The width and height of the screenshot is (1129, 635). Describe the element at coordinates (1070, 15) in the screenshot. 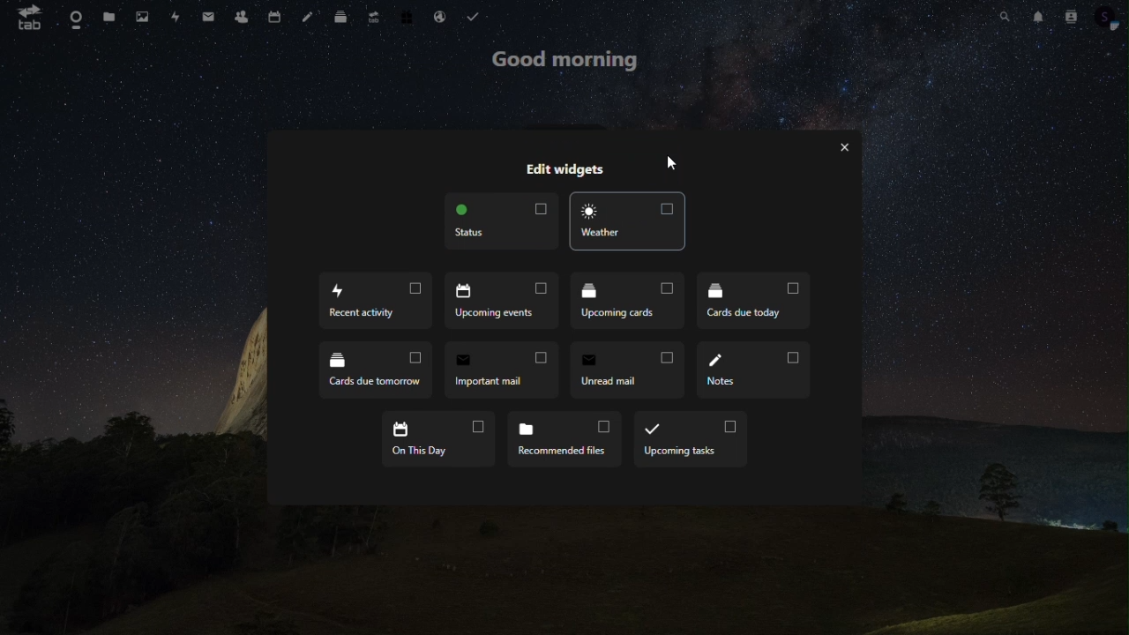

I see `contacts` at that location.